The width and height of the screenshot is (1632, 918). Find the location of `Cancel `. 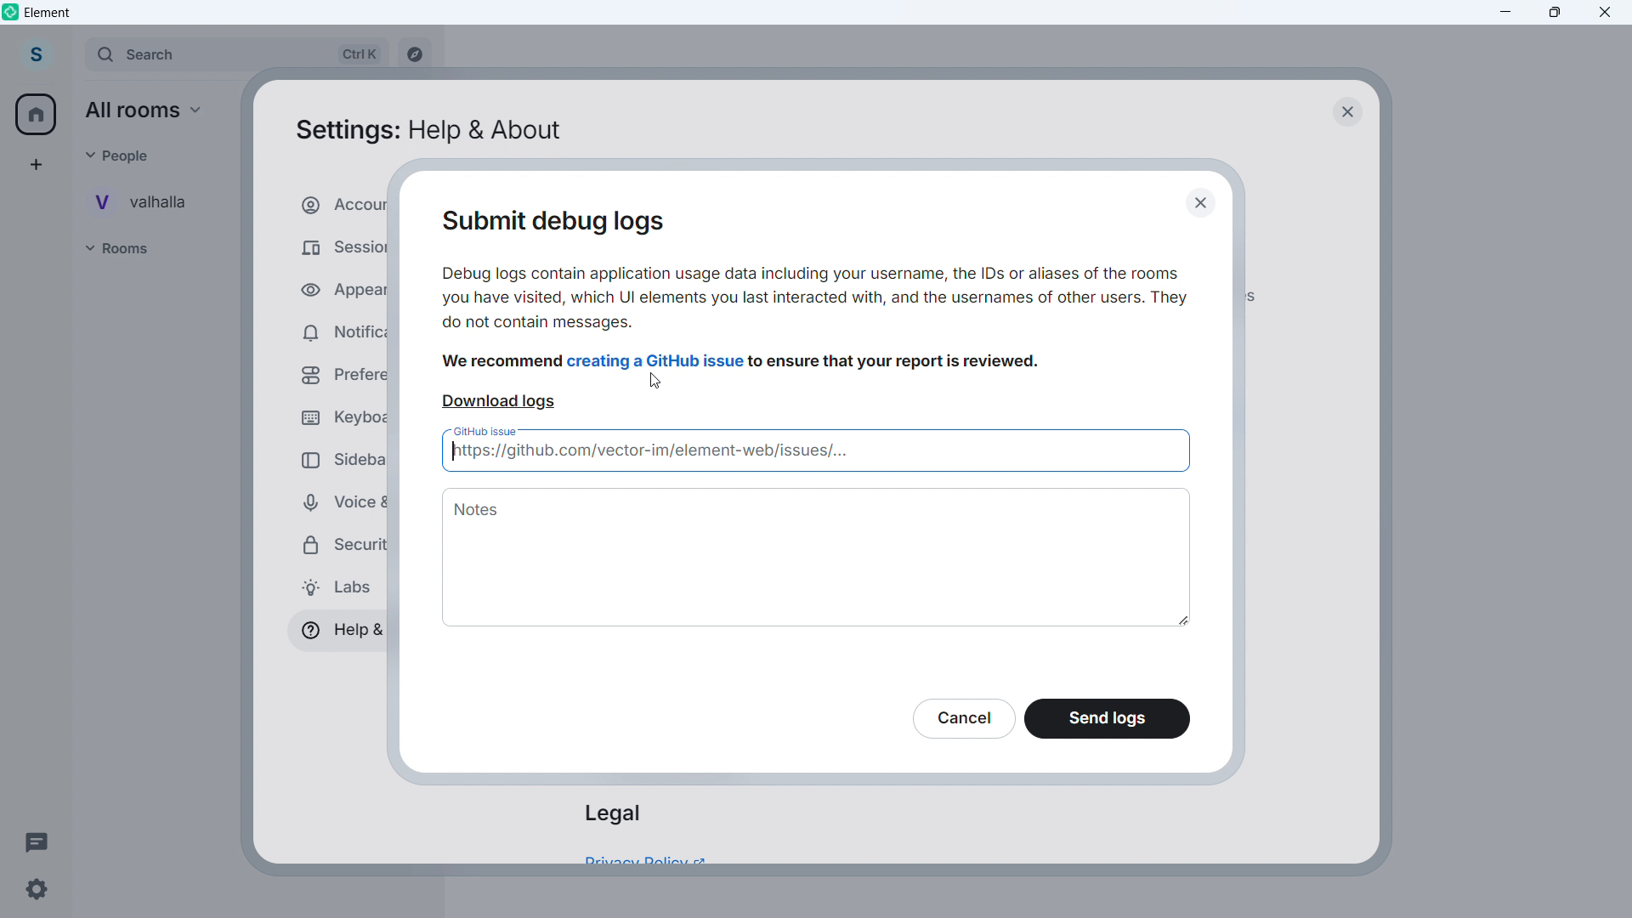

Cancel  is located at coordinates (962, 718).